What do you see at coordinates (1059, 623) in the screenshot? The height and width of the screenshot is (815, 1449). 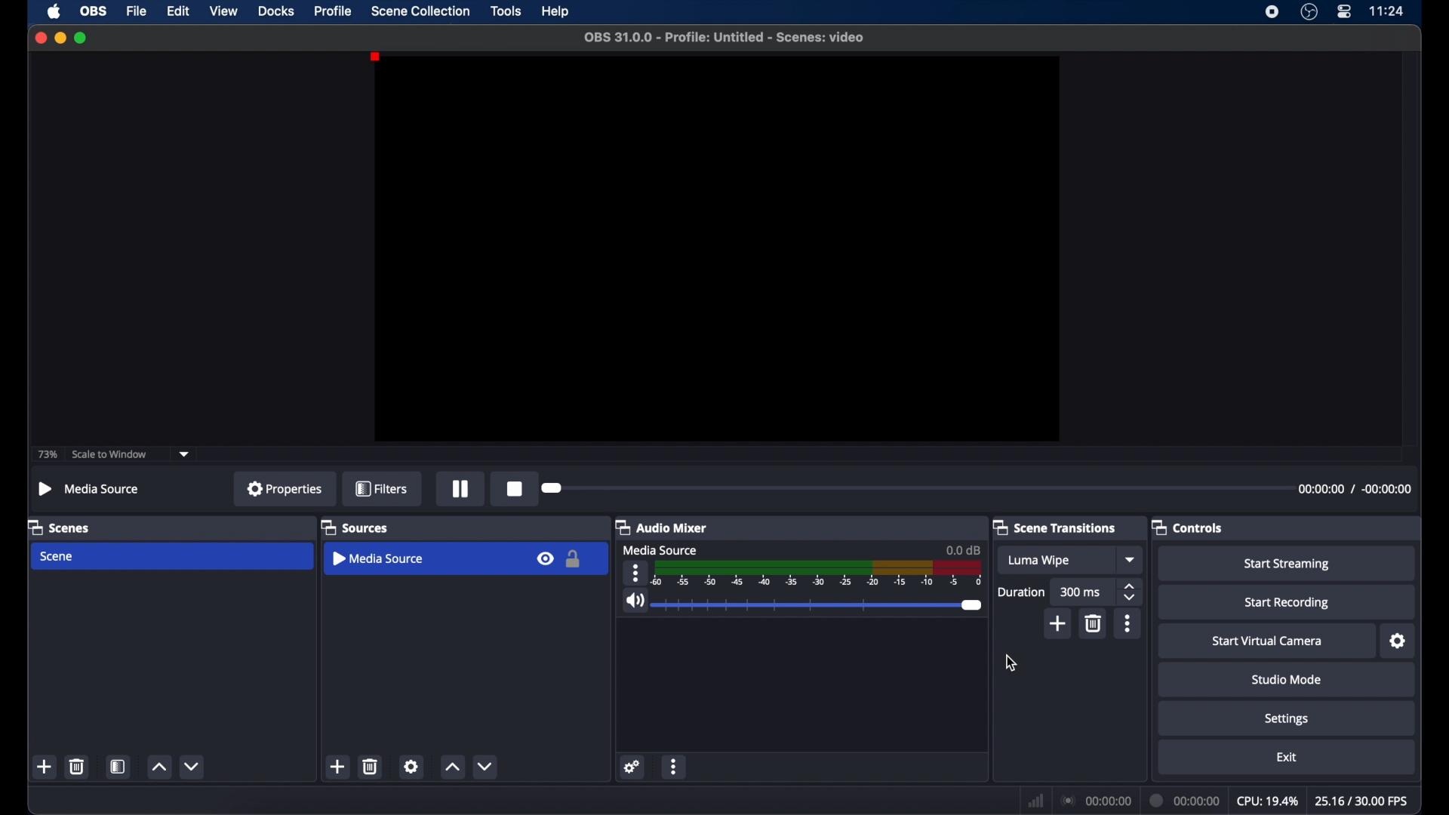 I see `add` at bounding box center [1059, 623].